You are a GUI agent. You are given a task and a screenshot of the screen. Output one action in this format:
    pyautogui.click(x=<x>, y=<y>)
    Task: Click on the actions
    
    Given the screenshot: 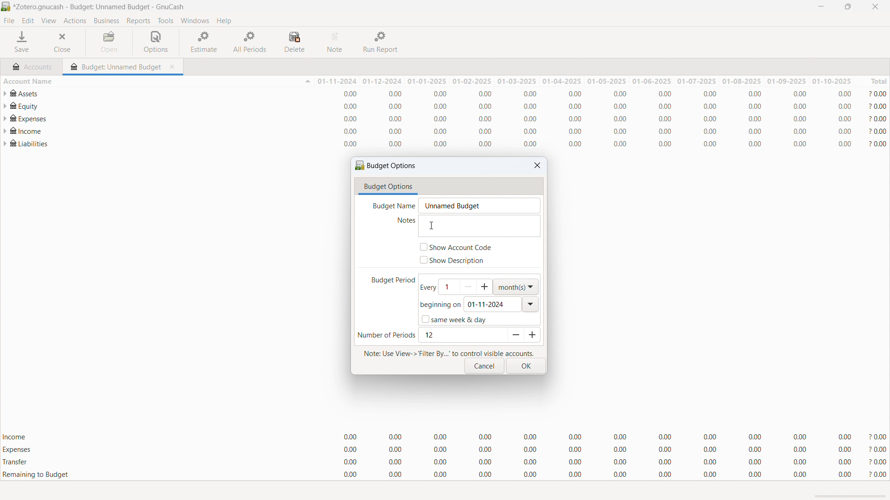 What is the action you would take?
    pyautogui.click(x=75, y=21)
    